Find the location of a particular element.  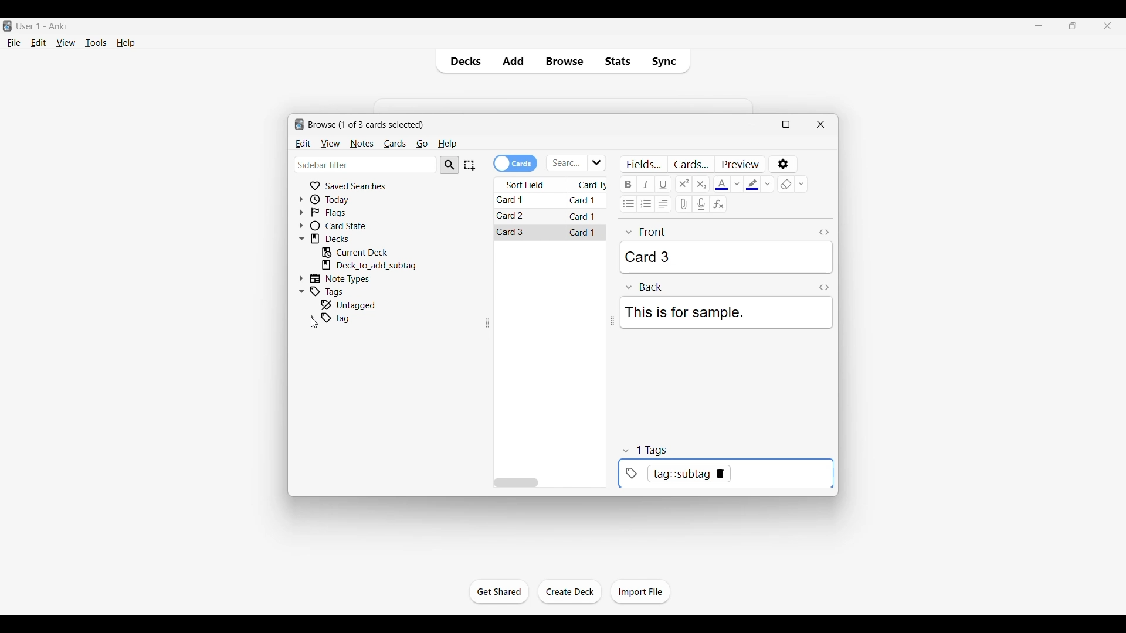

Minimize is located at coordinates (752, 124).